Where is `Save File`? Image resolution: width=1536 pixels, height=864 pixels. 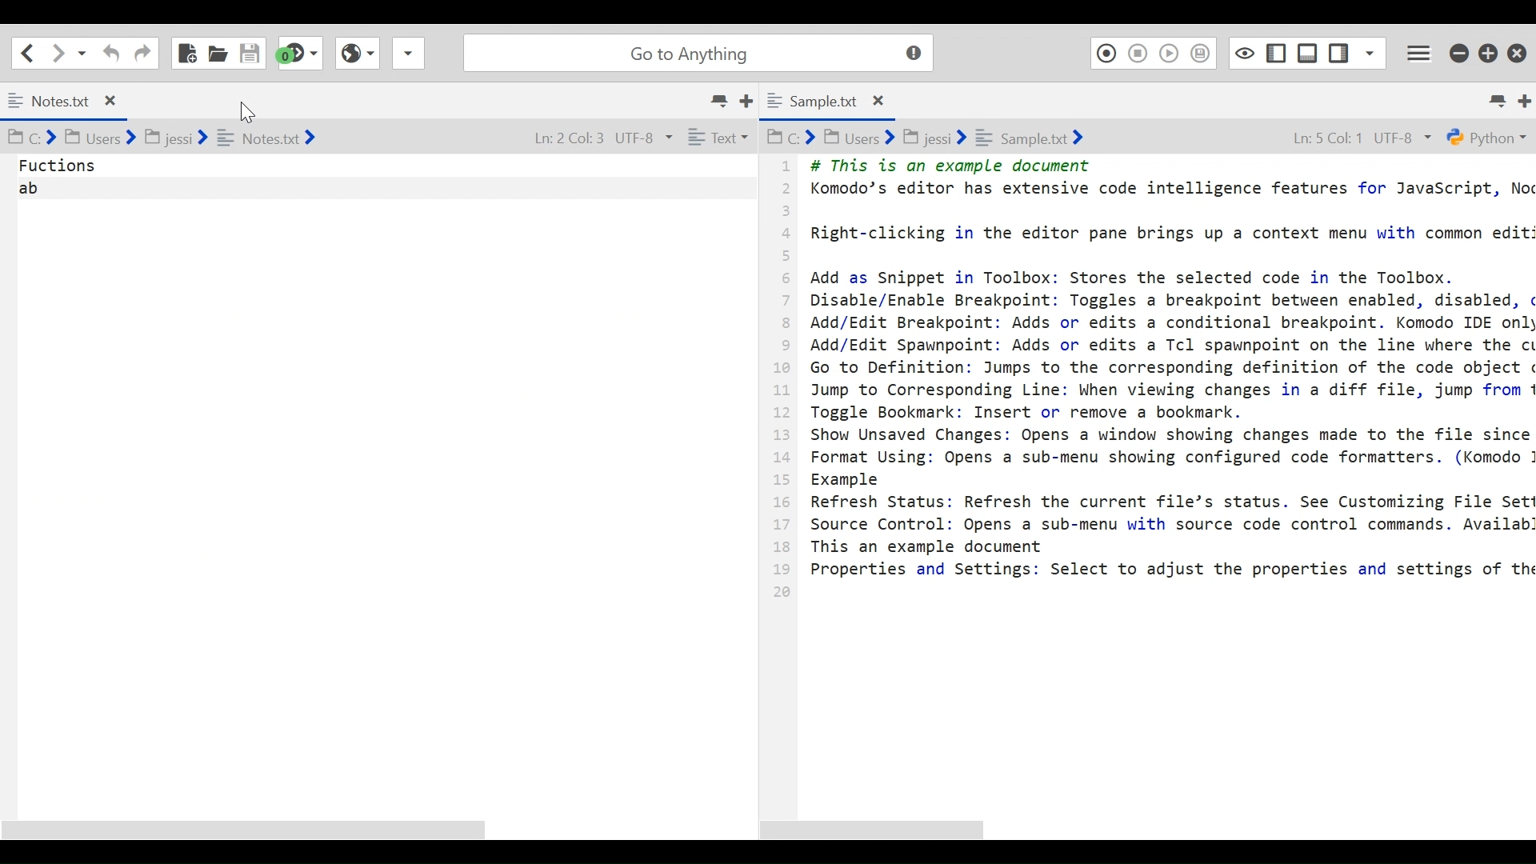
Save File is located at coordinates (250, 52).